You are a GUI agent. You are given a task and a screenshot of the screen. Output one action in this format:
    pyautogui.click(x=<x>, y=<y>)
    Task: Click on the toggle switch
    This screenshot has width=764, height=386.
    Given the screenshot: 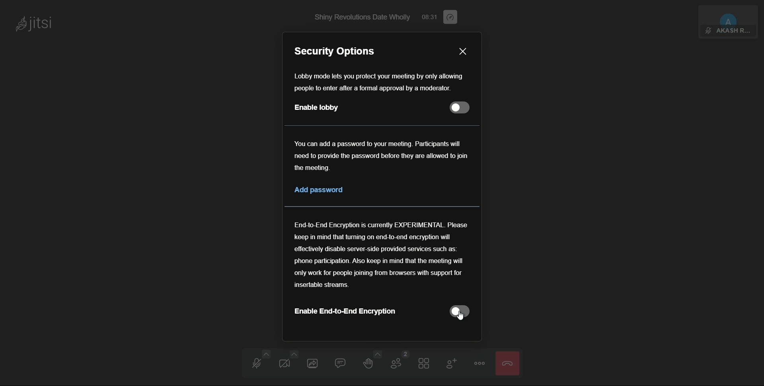 What is the action you would take?
    pyautogui.click(x=459, y=312)
    